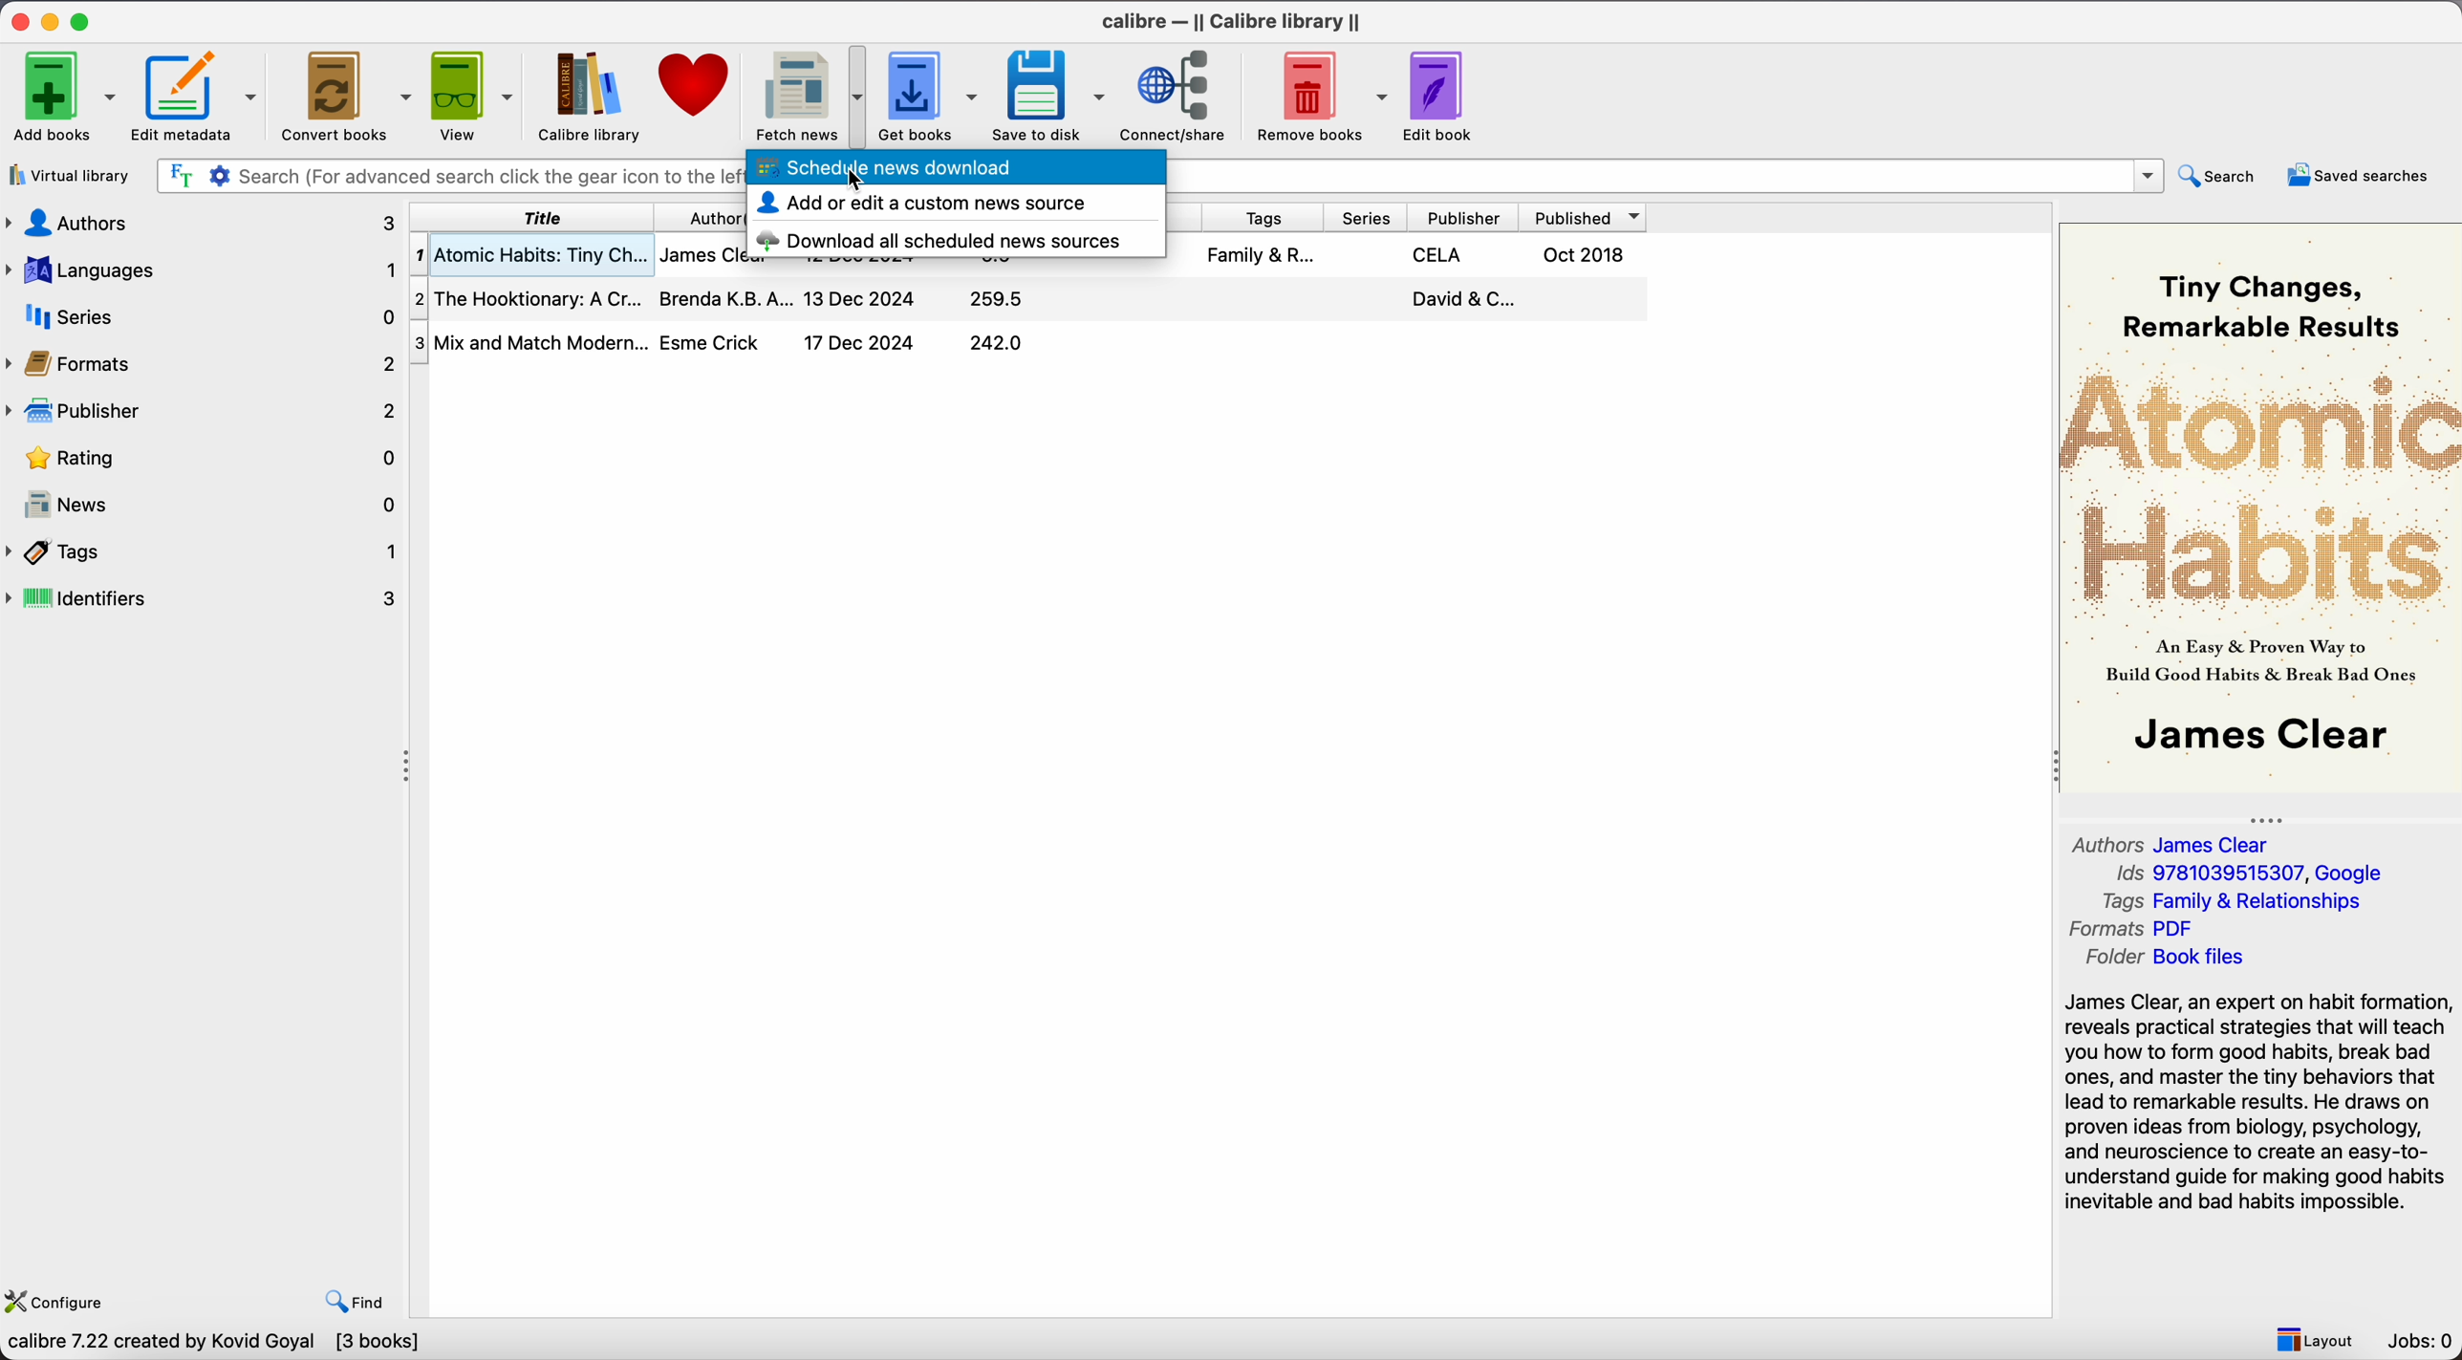 Image resolution: width=2462 pixels, height=1360 pixels. I want to click on get books, so click(928, 97).